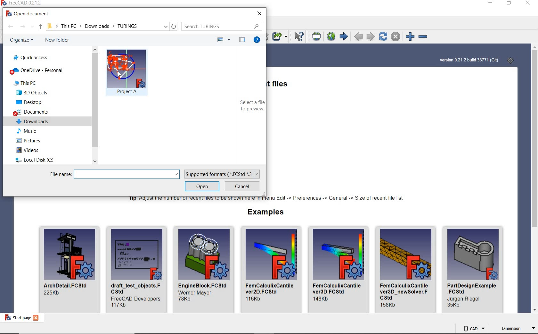  I want to click on dev name, so click(136, 298).